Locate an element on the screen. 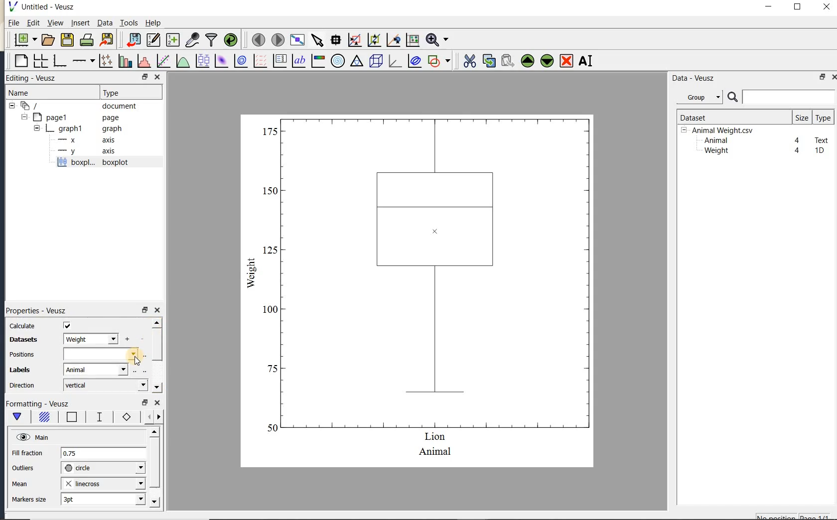 The height and width of the screenshot is (520, 837). base graph is located at coordinates (59, 61).